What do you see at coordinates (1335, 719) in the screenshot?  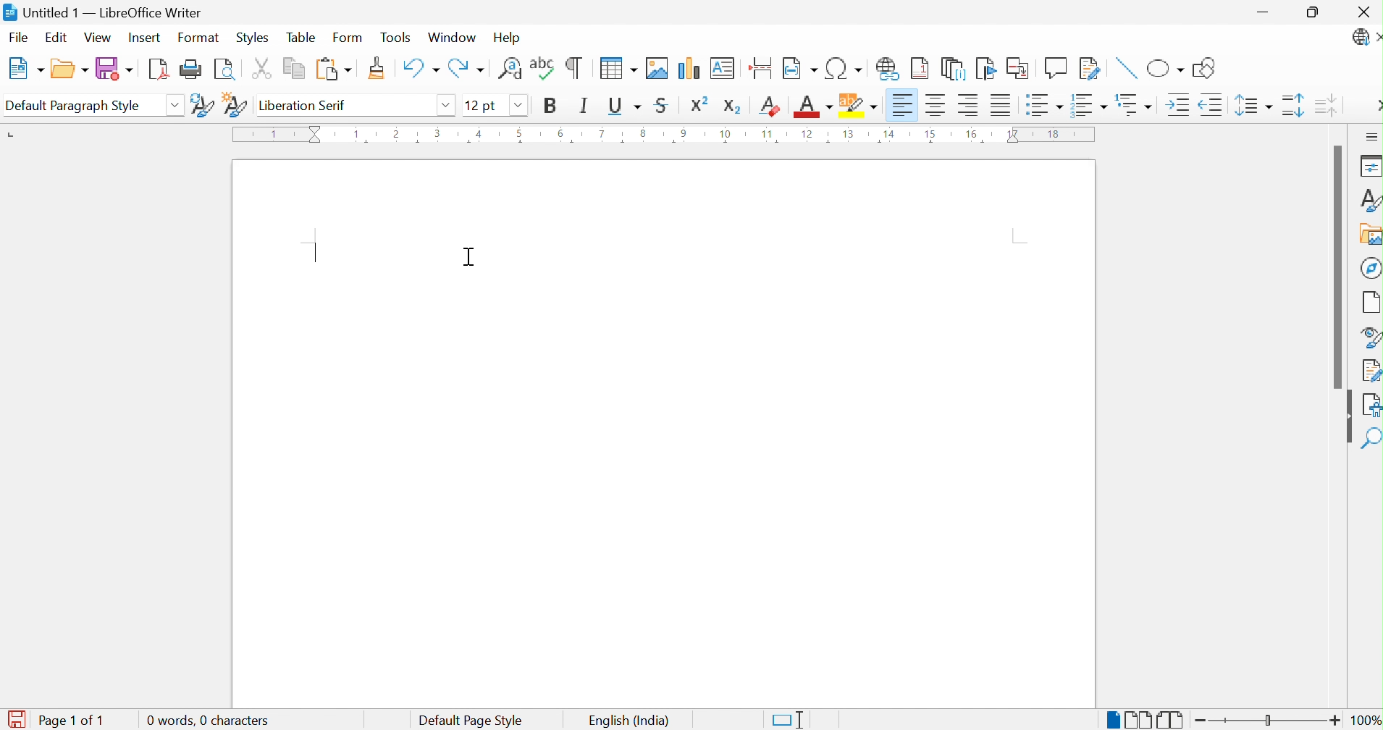 I see `Zoom In` at bounding box center [1335, 719].